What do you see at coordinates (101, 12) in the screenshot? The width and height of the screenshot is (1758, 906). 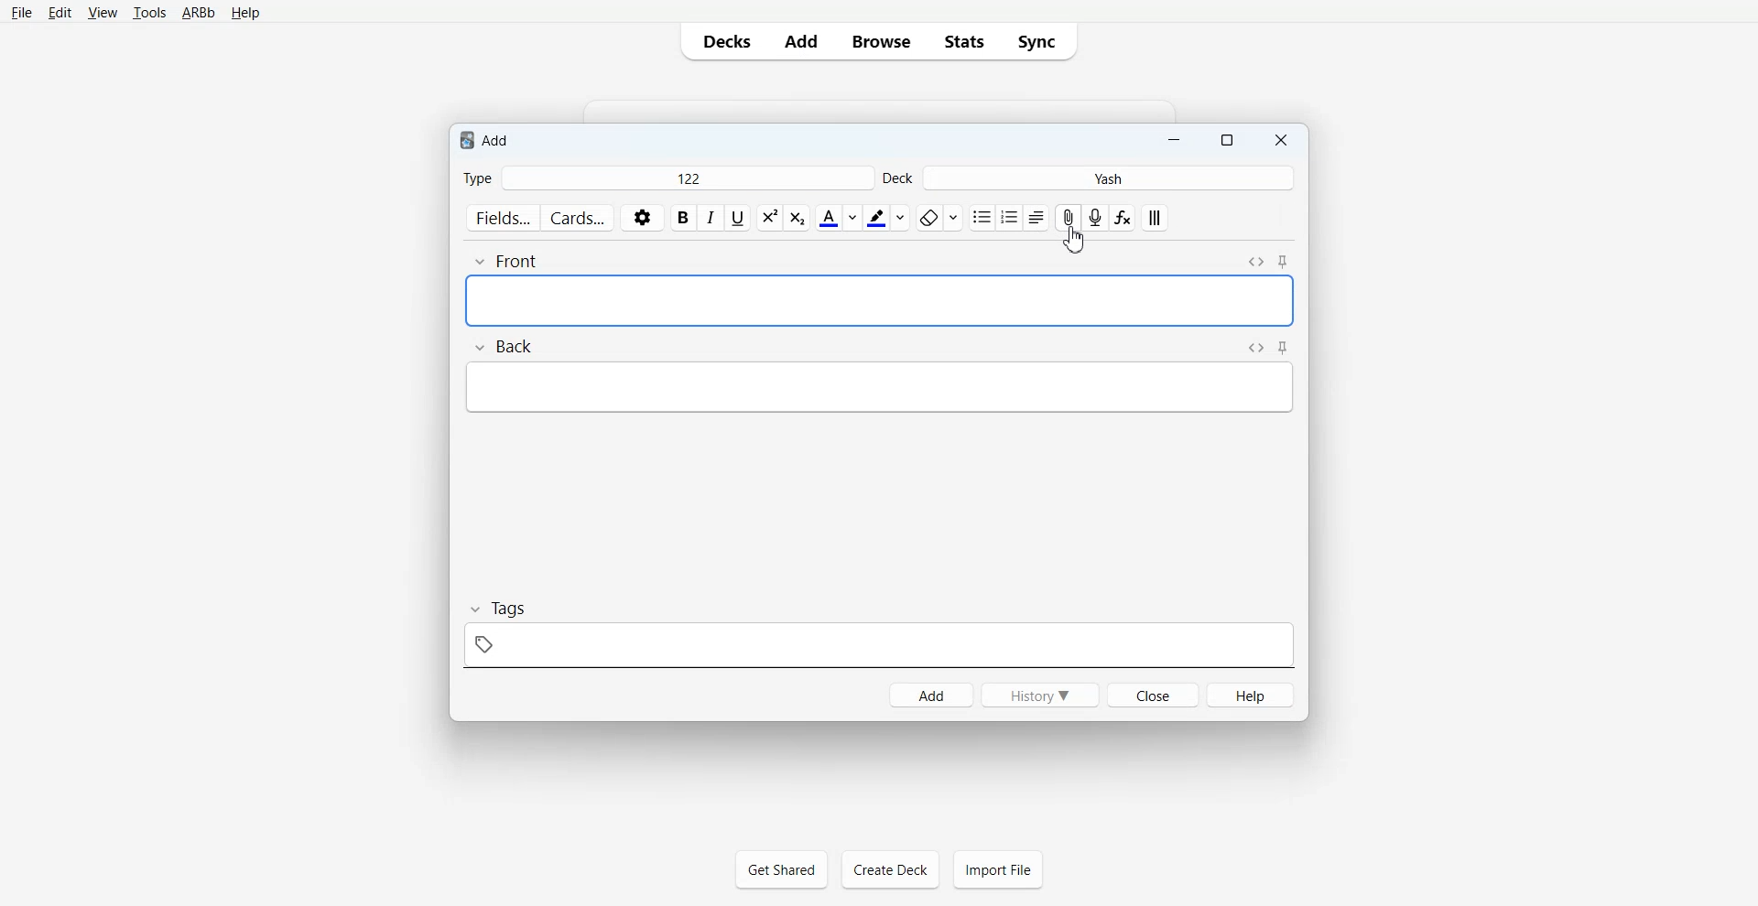 I see `View` at bounding box center [101, 12].